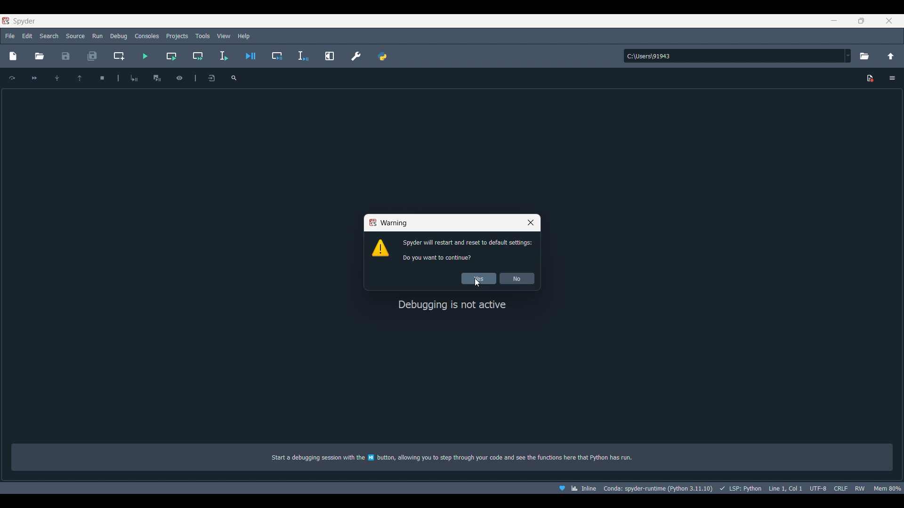  I want to click on next, so click(135, 78).